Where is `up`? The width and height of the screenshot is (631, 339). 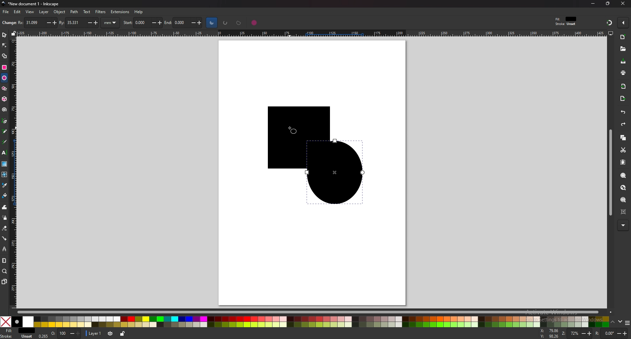 up is located at coordinates (613, 322).